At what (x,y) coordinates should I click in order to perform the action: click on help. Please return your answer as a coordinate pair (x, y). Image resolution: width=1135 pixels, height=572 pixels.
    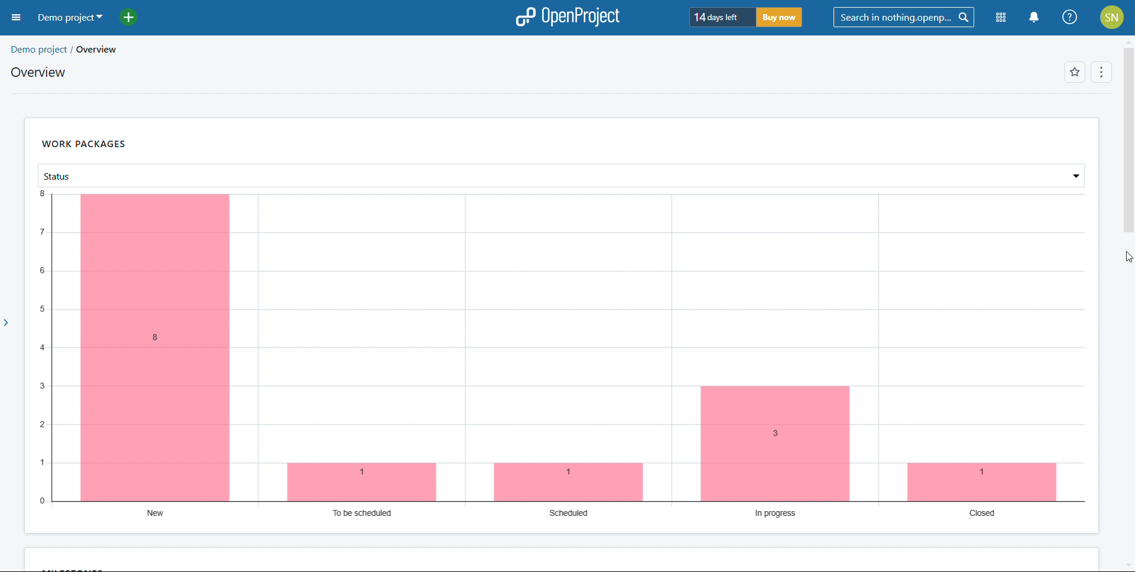
    Looking at the image, I should click on (1071, 18).